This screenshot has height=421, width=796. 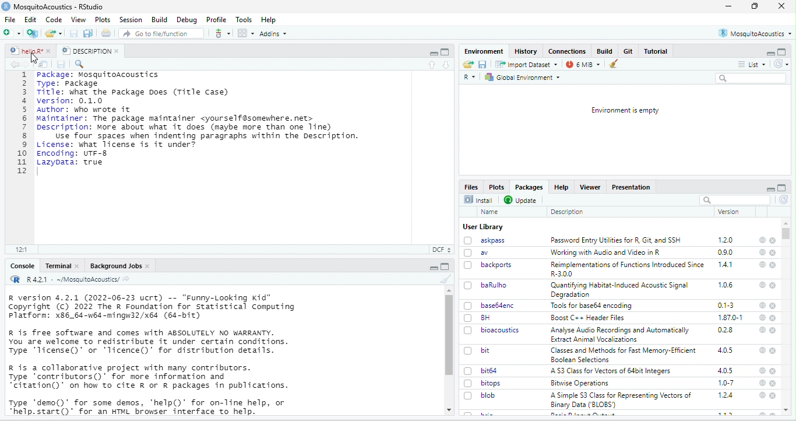 I want to click on scroll down, so click(x=448, y=411).